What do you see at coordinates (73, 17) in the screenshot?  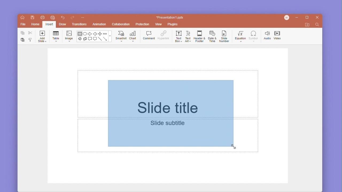 I see `redo` at bounding box center [73, 17].